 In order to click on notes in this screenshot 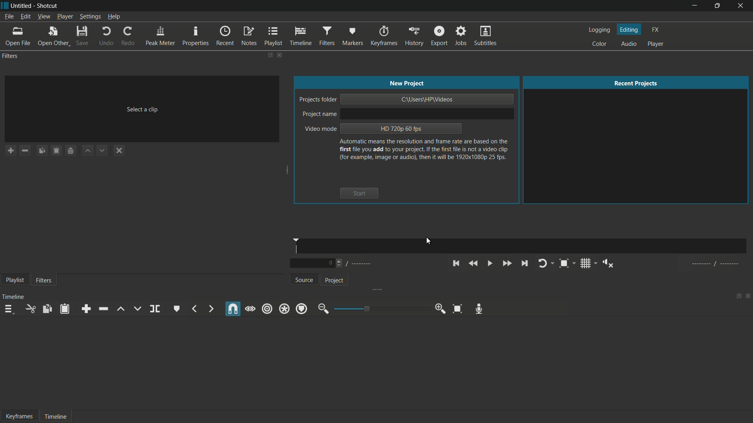, I will do `click(249, 36)`.